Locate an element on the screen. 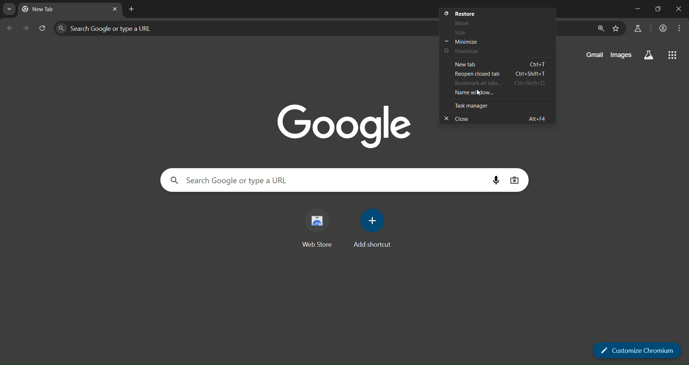 This screenshot has height=365, width=689. zoom  is located at coordinates (601, 29).